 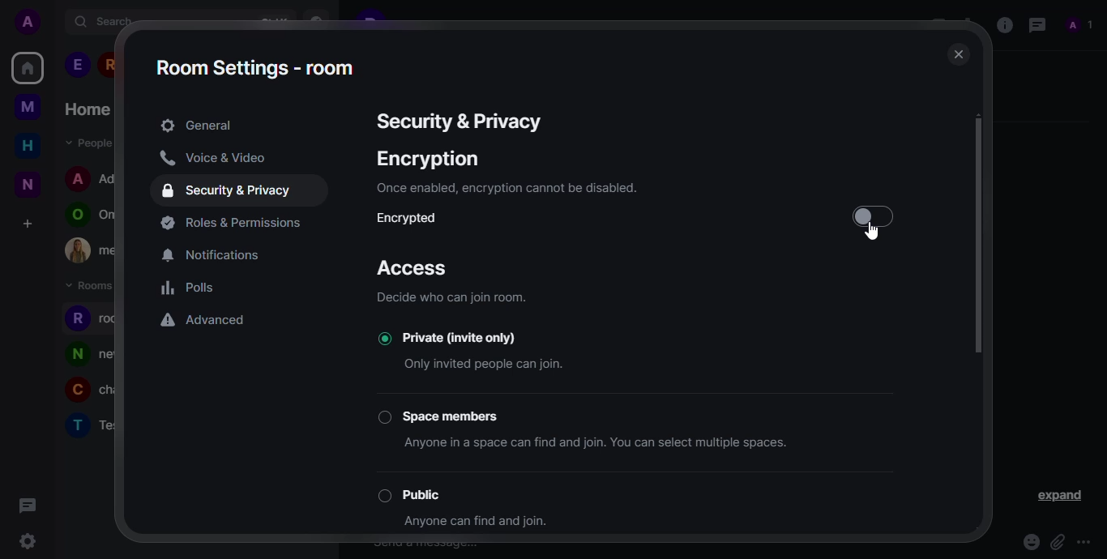 What do you see at coordinates (28, 224) in the screenshot?
I see `create a space` at bounding box center [28, 224].